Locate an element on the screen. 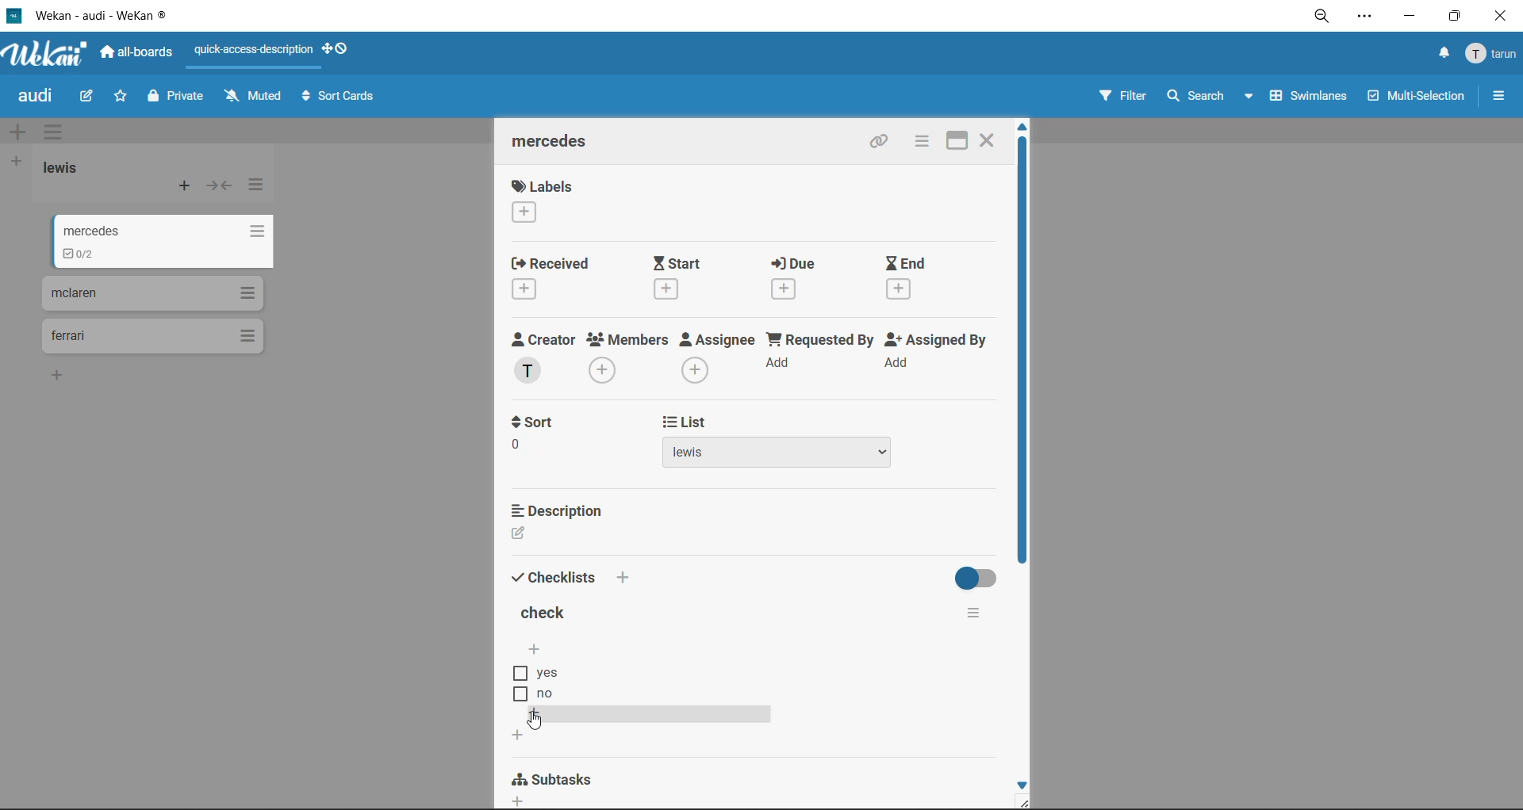 This screenshot has height=810, width=1523. 0 is located at coordinates (516, 445).